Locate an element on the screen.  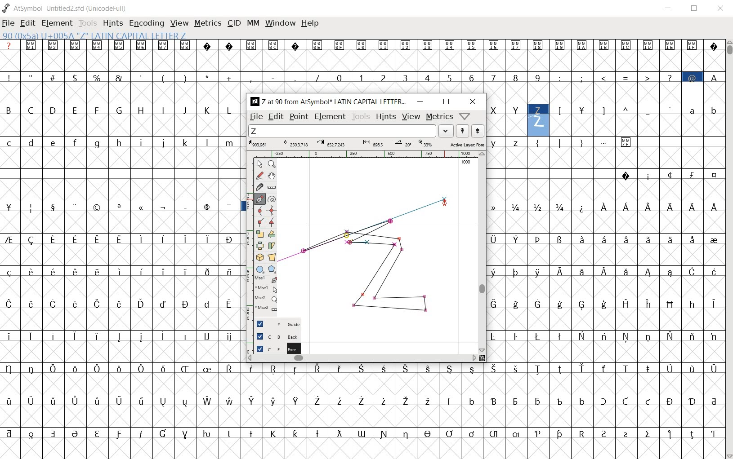
Foreground is located at coordinates (274, 348).